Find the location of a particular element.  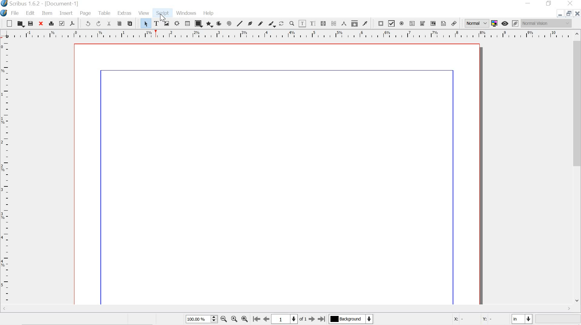

restore down is located at coordinates (550, 4).